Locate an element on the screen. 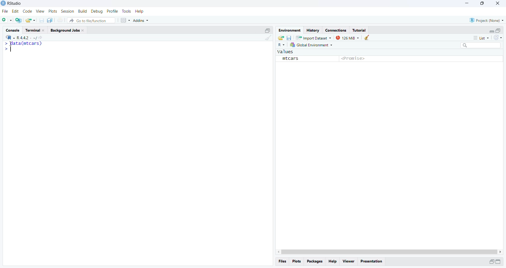 This screenshot has height=268, width=506. Profile is located at coordinates (112, 11).